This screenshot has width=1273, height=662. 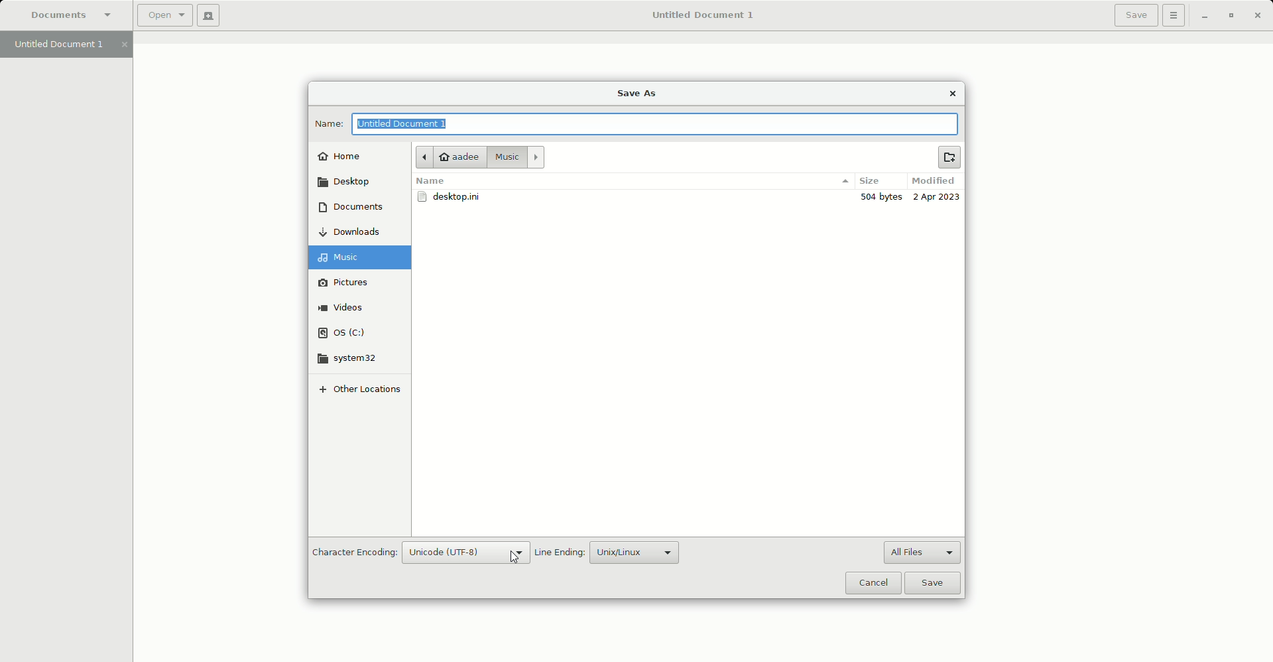 I want to click on Cancel, so click(x=871, y=581).